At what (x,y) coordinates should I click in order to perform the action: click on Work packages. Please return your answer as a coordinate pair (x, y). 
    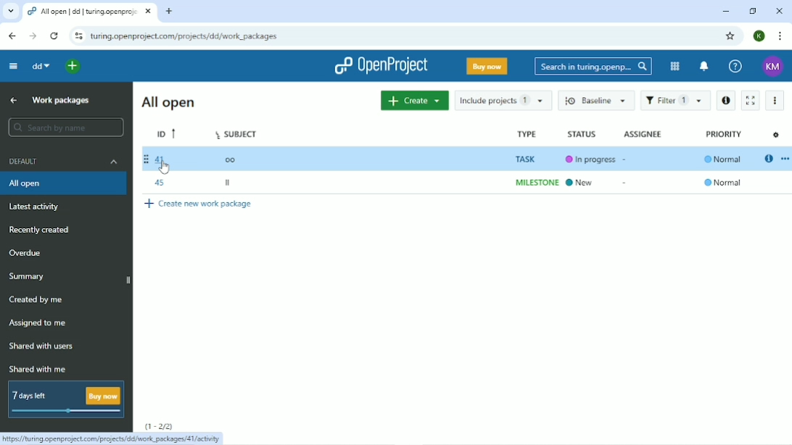
    Looking at the image, I should click on (60, 101).